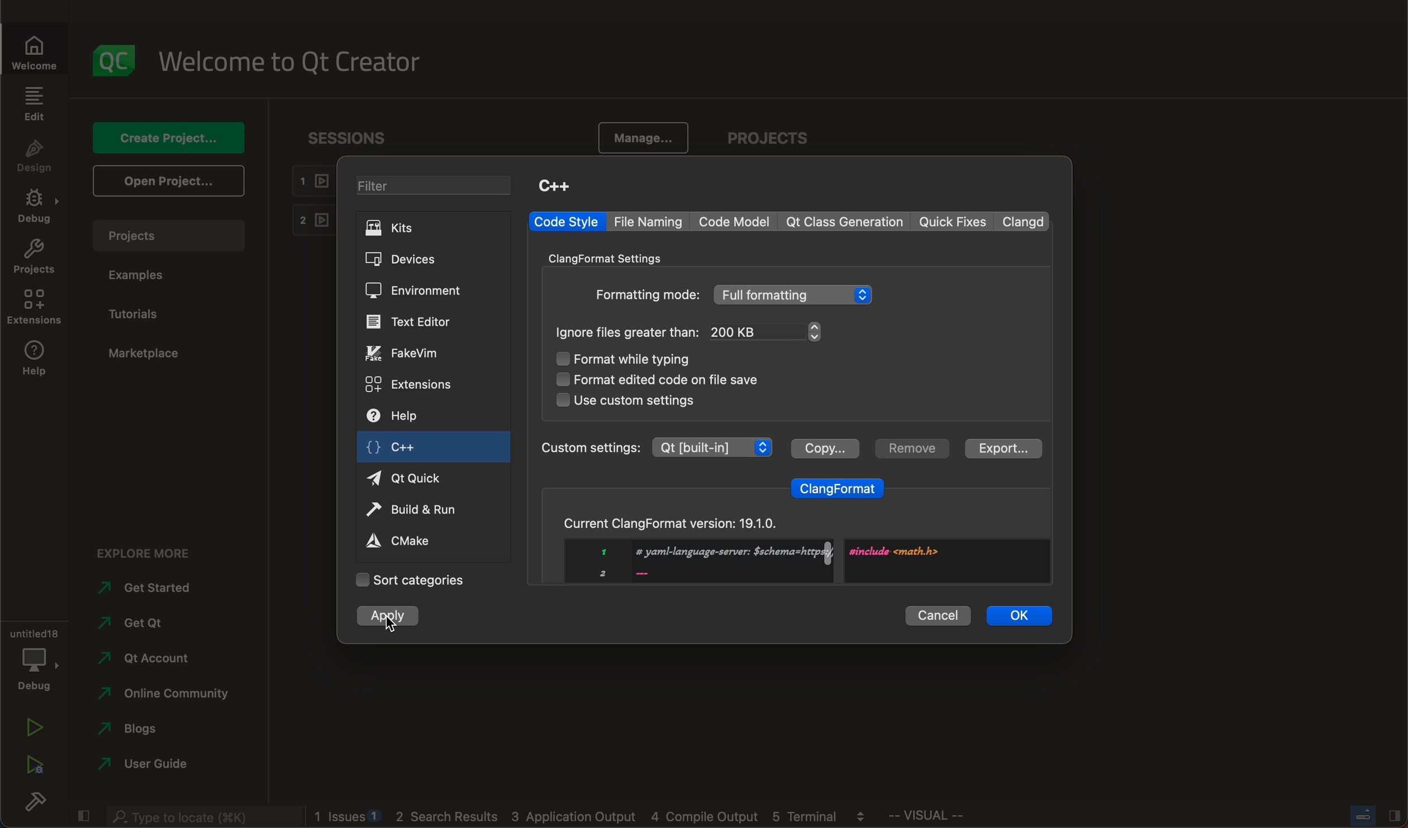 The image size is (1408, 828). I want to click on filter, so click(438, 187).